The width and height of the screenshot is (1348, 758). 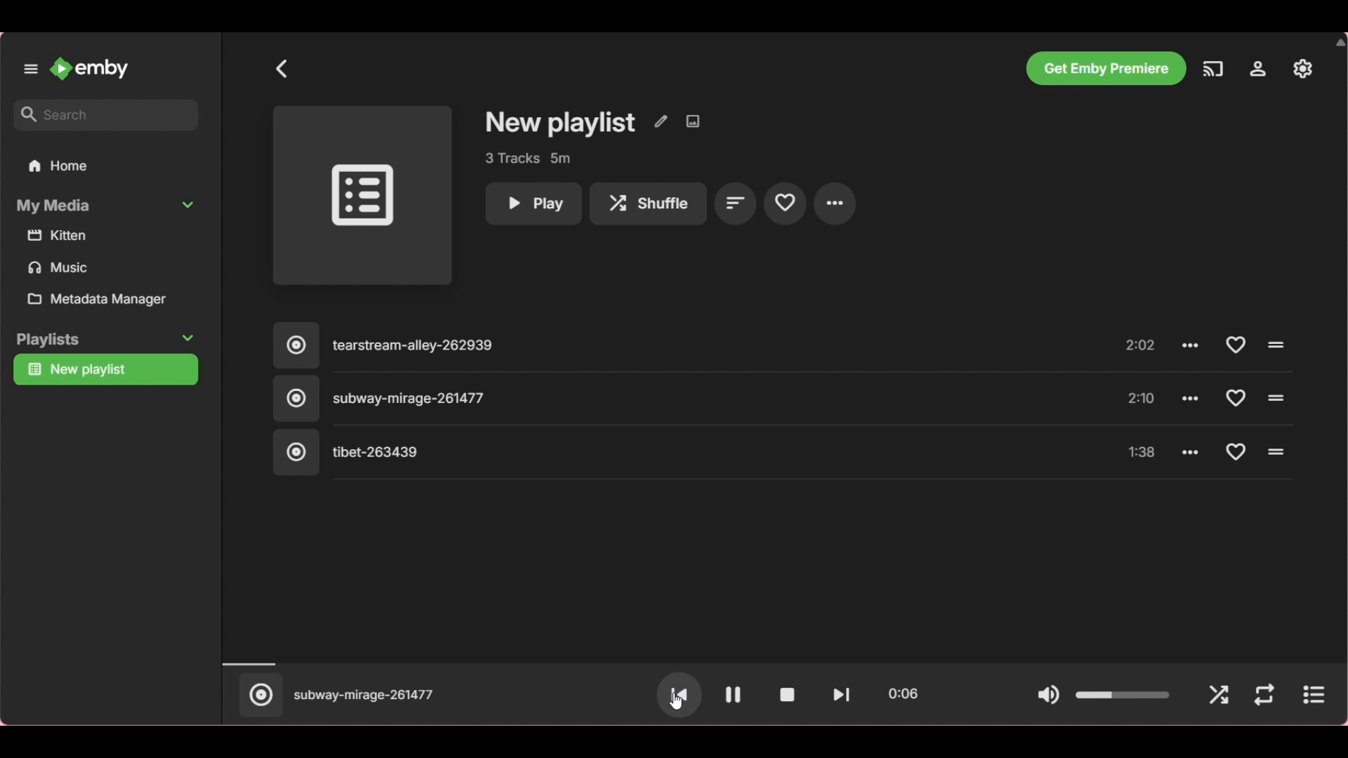 I want to click on Play button changed to pause button after playing current selection, so click(x=734, y=695).